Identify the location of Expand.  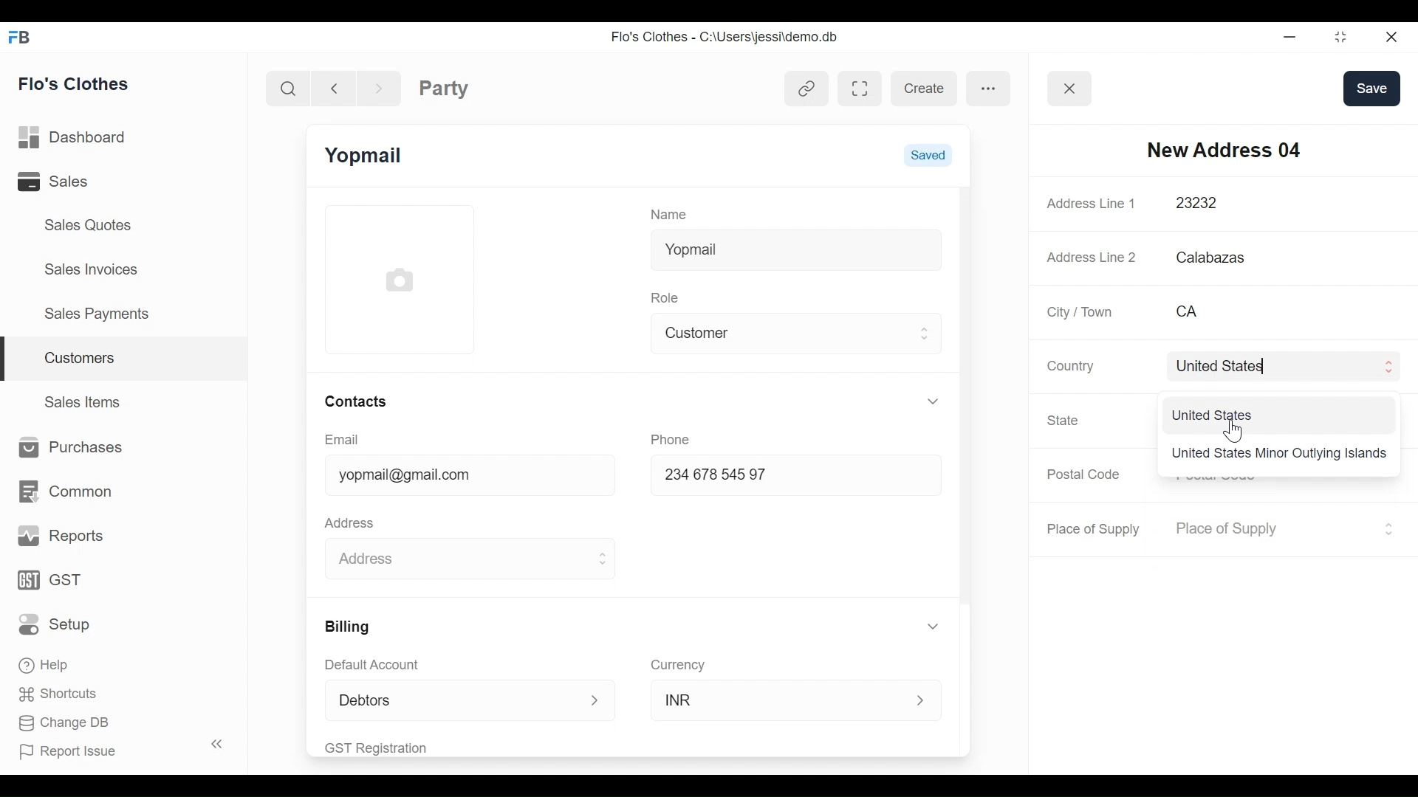
(936, 627).